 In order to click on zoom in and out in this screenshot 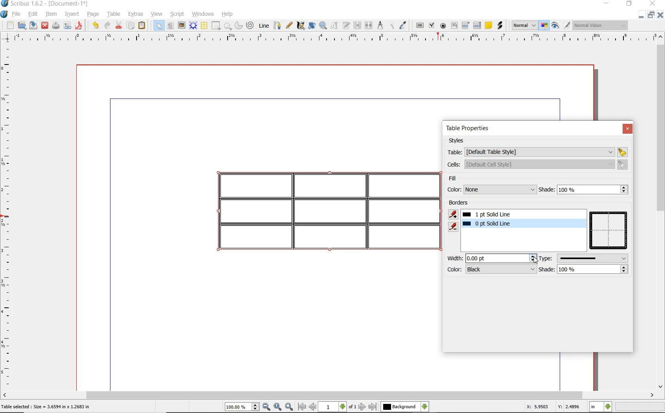, I will do `click(323, 26)`.